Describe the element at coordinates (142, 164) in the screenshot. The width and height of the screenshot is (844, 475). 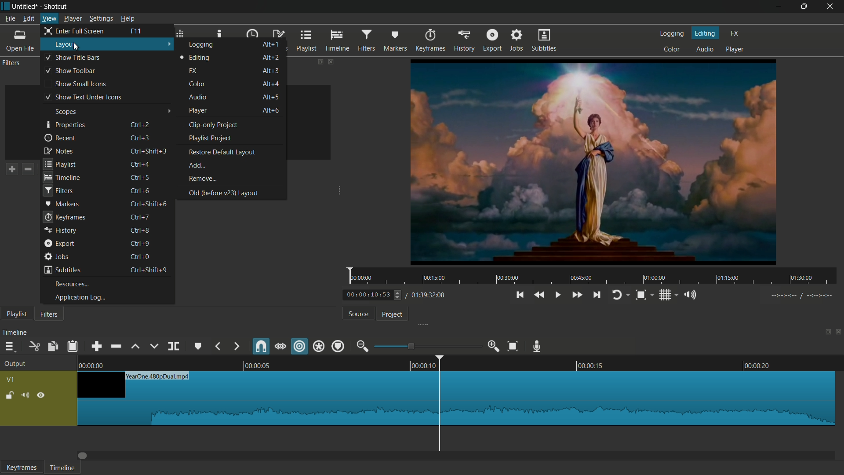
I see `keyboard shortcut` at that location.